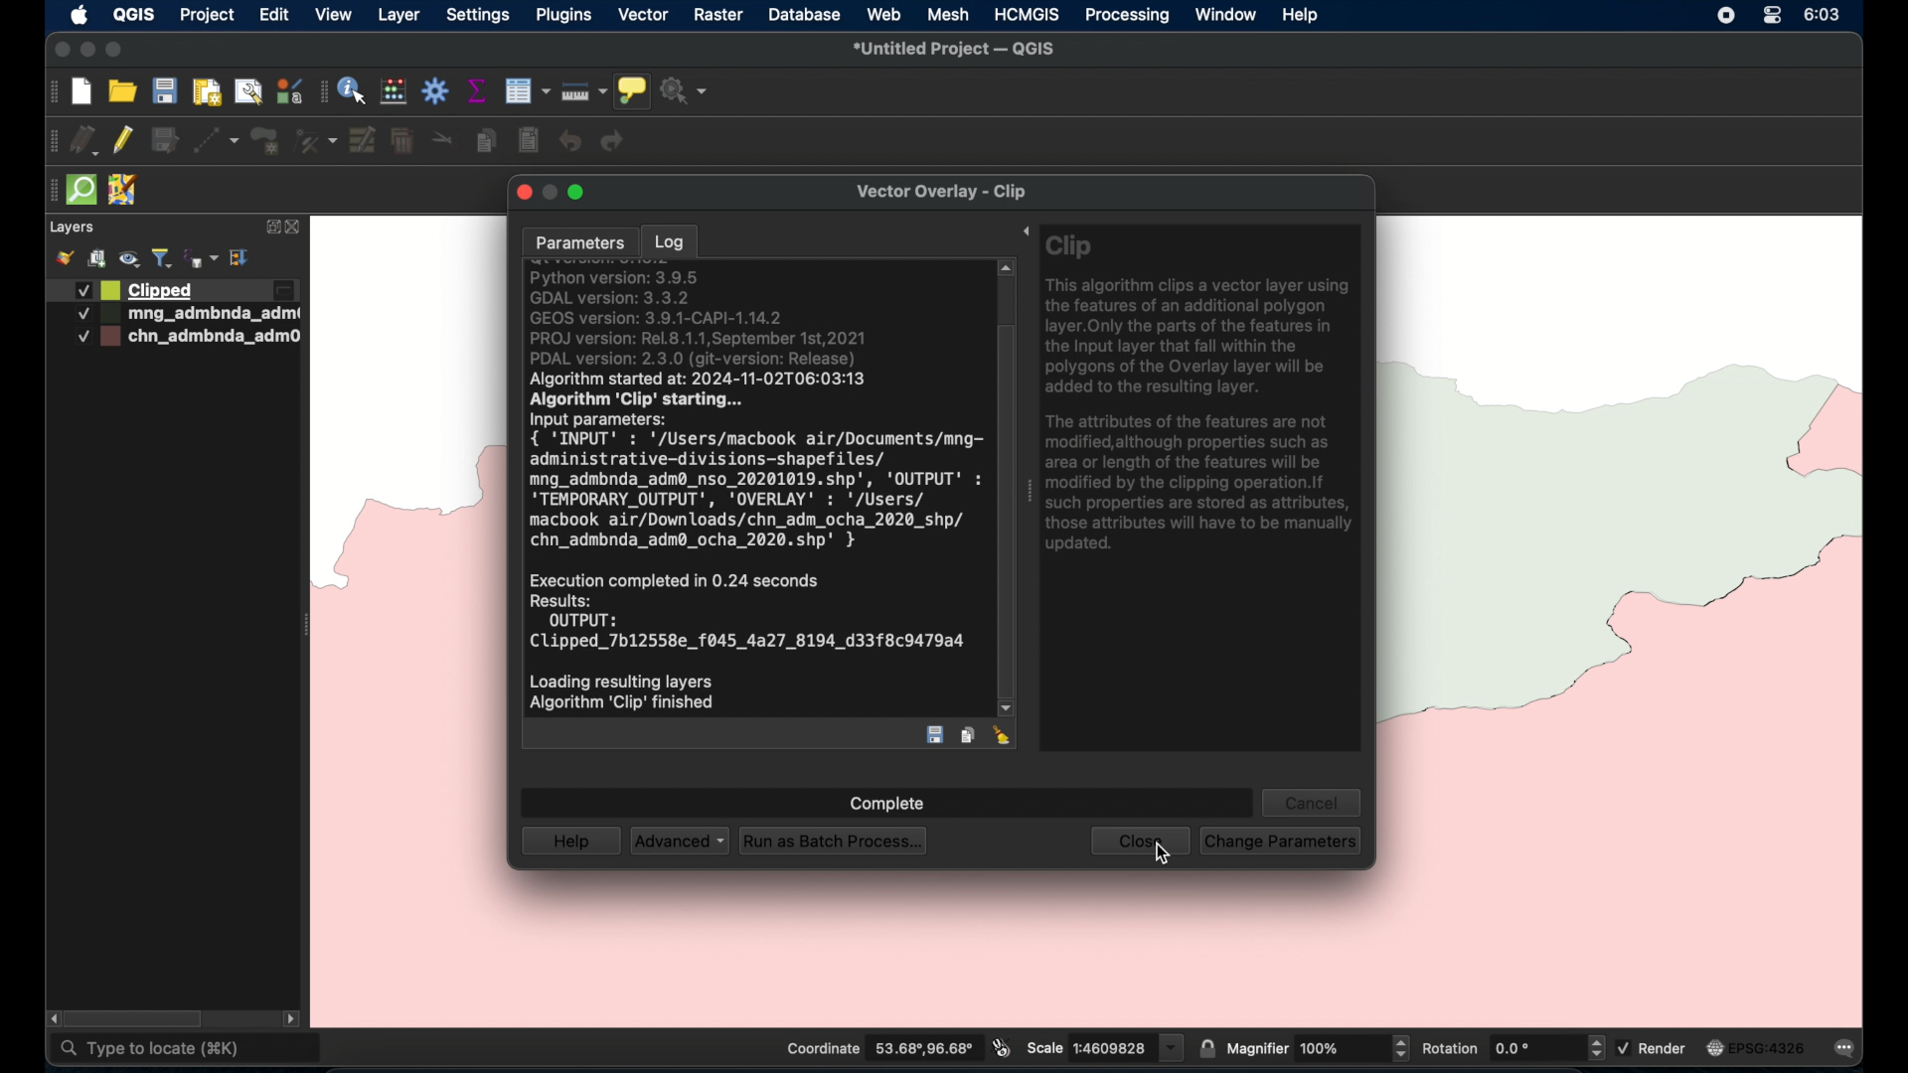 The height and width of the screenshot is (1073, 1908). Describe the element at coordinates (668, 239) in the screenshot. I see `log tab` at that location.